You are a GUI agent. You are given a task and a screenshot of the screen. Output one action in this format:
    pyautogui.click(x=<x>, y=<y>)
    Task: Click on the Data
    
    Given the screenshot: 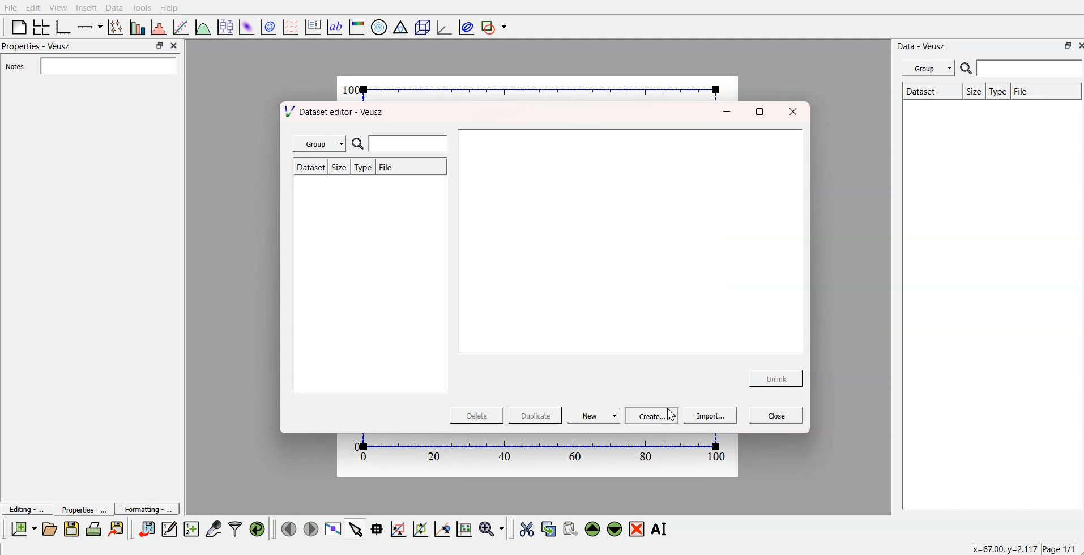 What is the action you would take?
    pyautogui.click(x=114, y=7)
    